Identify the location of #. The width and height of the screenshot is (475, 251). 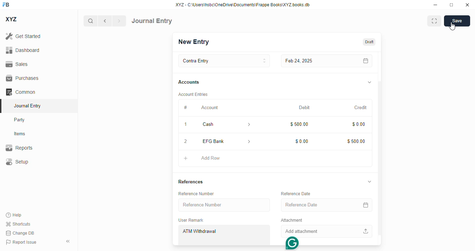
(185, 108).